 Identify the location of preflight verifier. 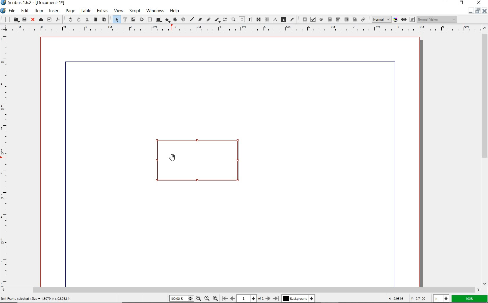
(49, 19).